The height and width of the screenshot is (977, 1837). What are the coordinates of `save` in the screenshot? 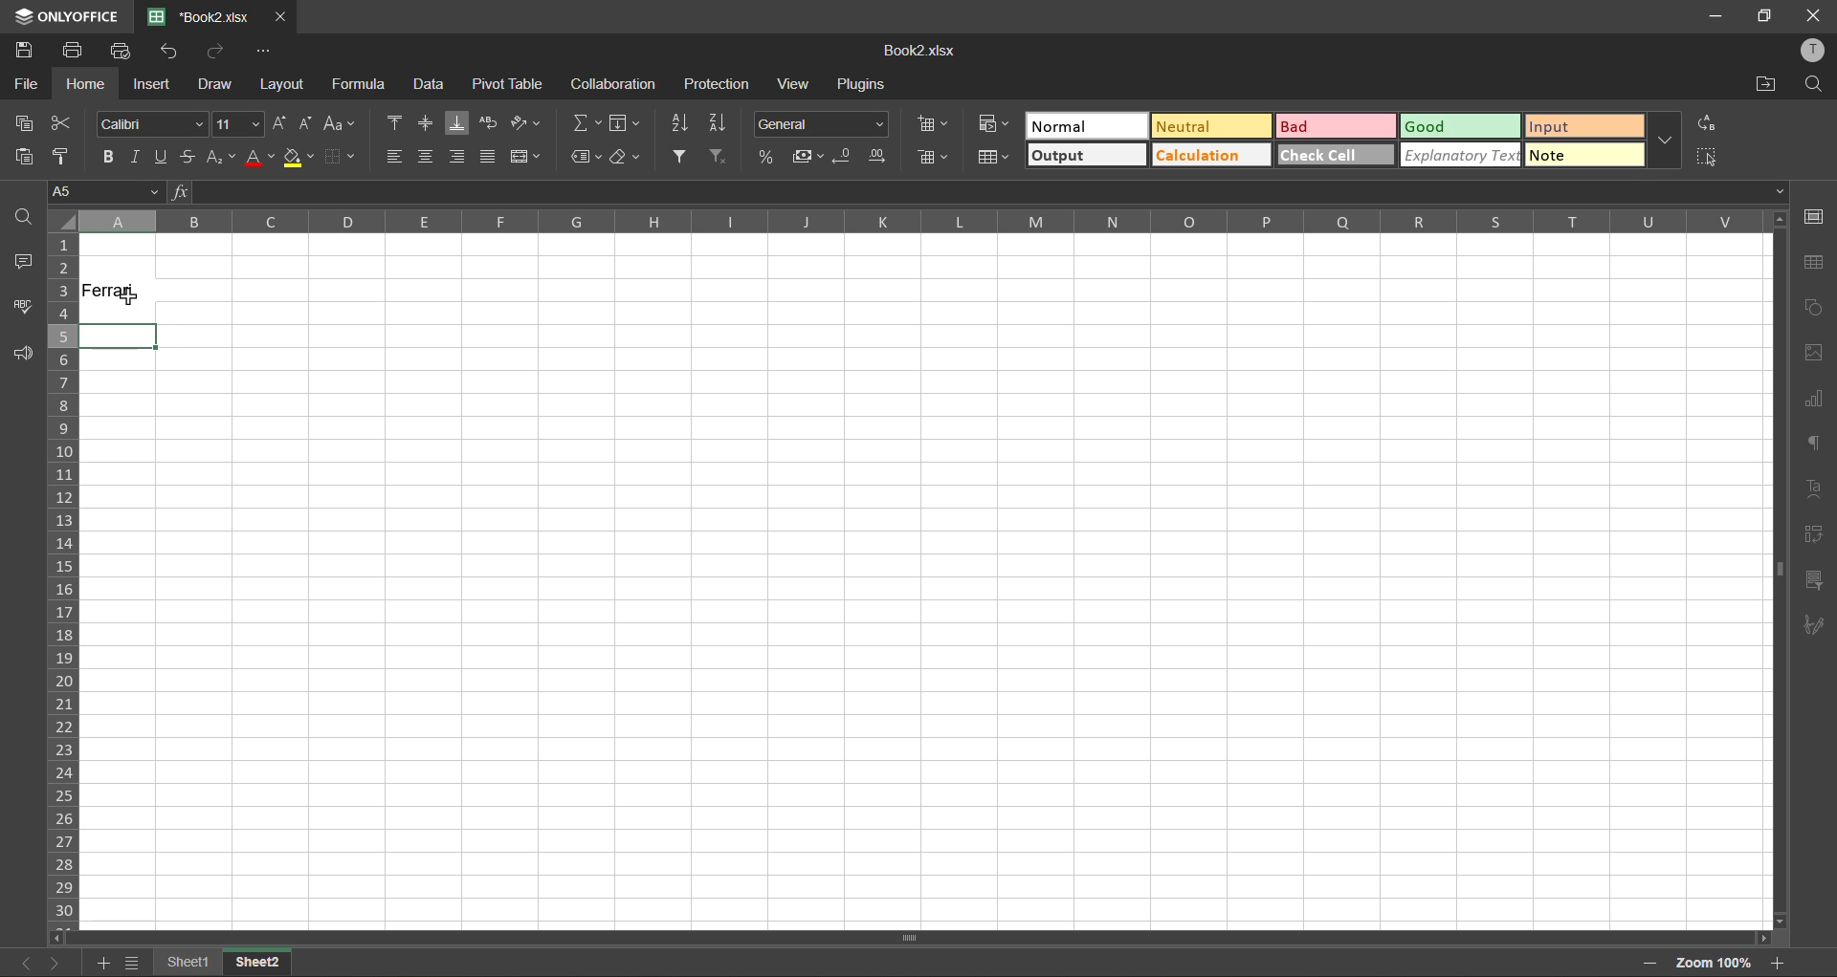 It's located at (26, 51).